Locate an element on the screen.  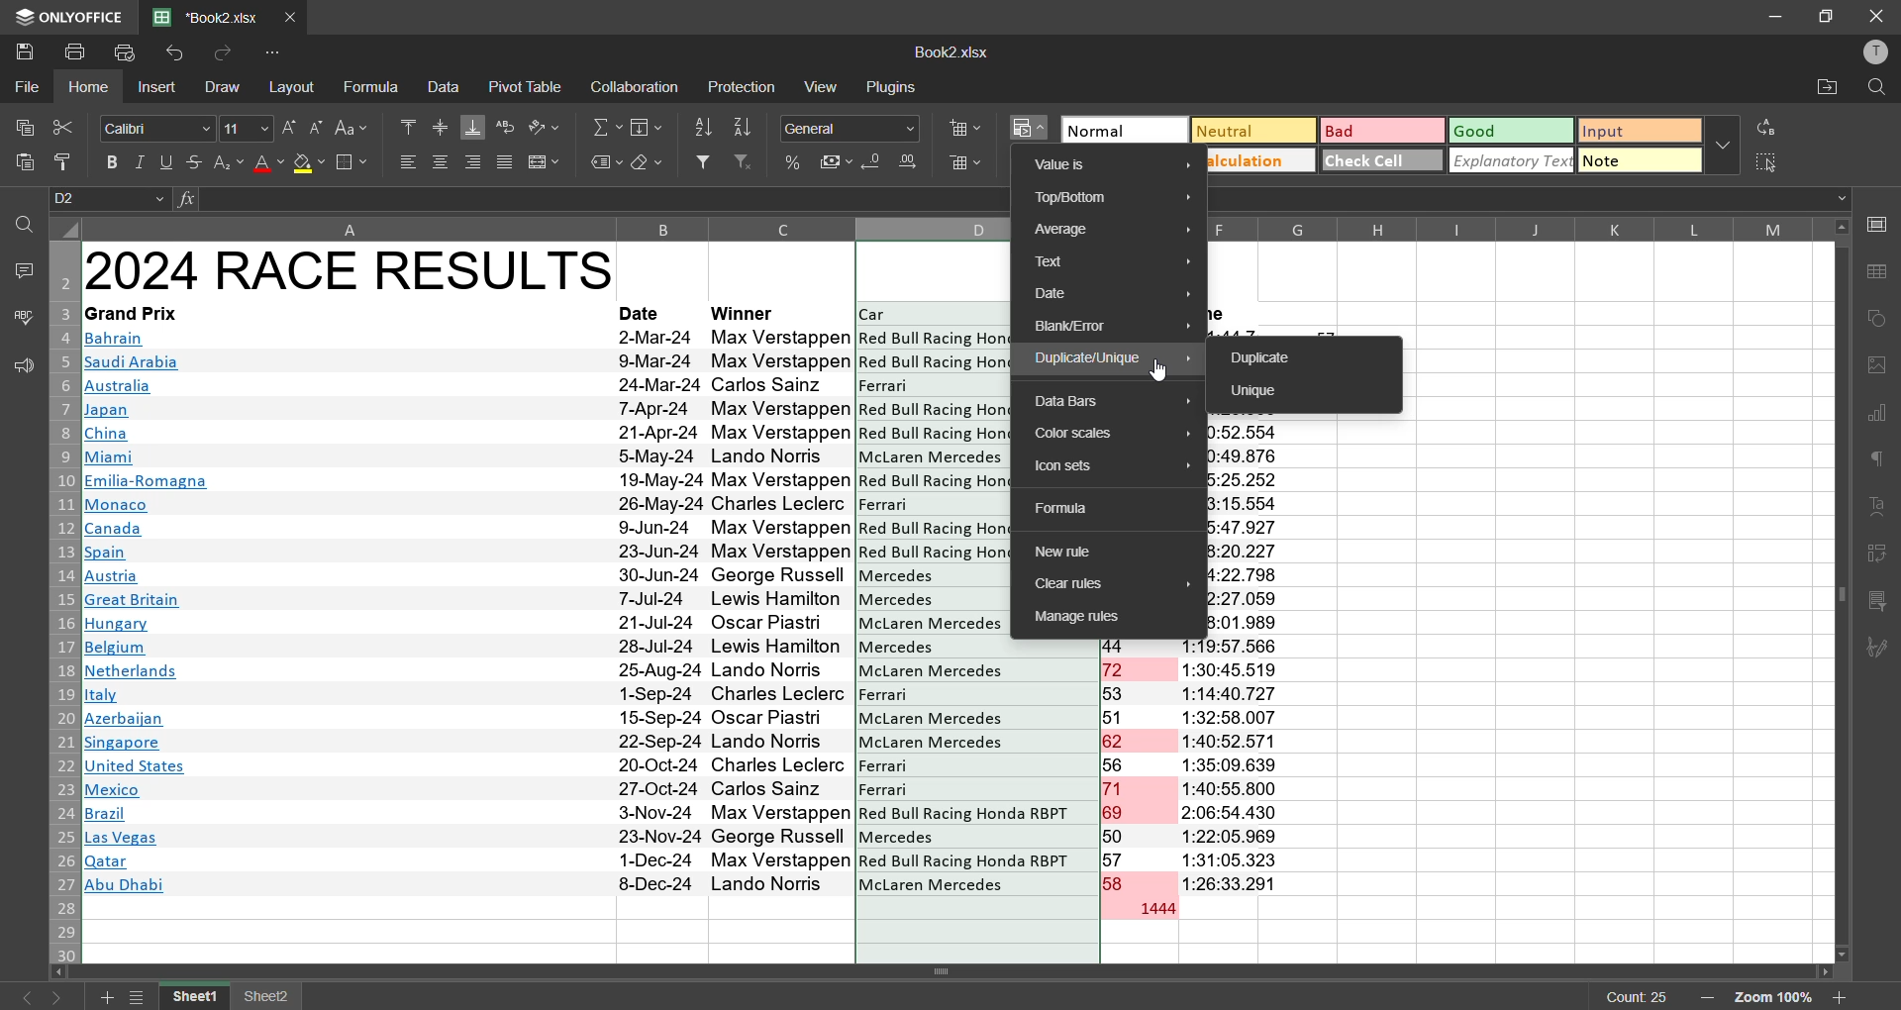
table is located at coordinates (1881, 272).